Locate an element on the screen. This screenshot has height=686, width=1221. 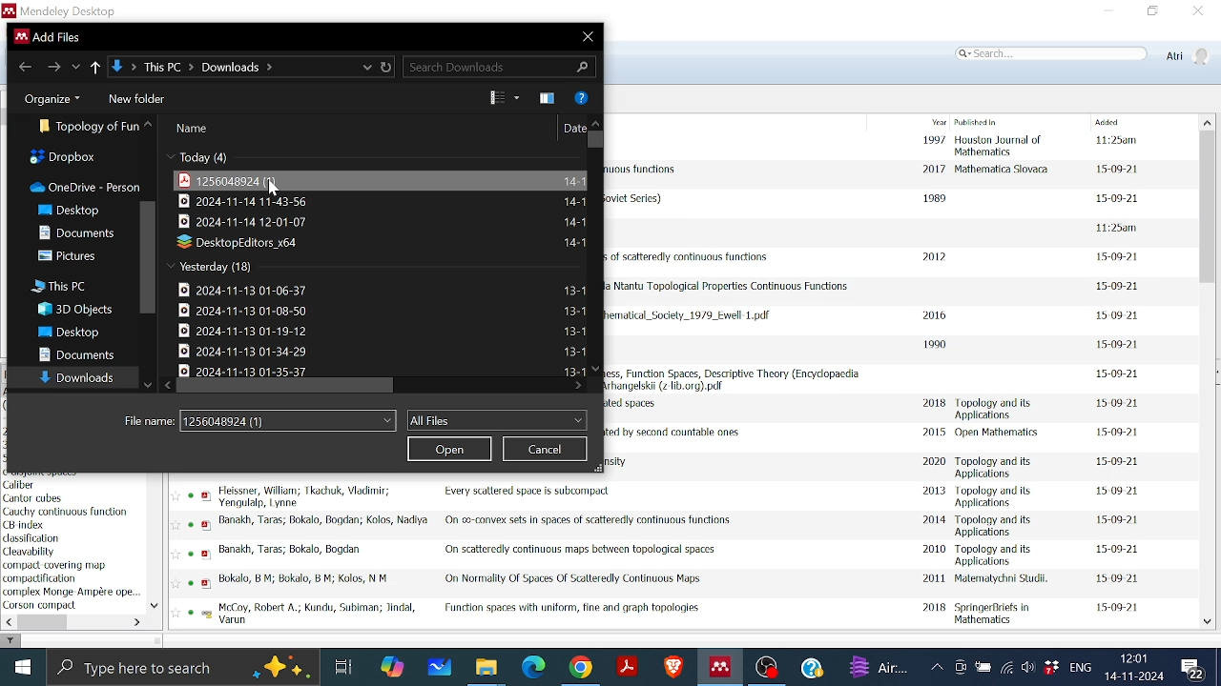
Move down in filter by author keywords is located at coordinates (152, 606).